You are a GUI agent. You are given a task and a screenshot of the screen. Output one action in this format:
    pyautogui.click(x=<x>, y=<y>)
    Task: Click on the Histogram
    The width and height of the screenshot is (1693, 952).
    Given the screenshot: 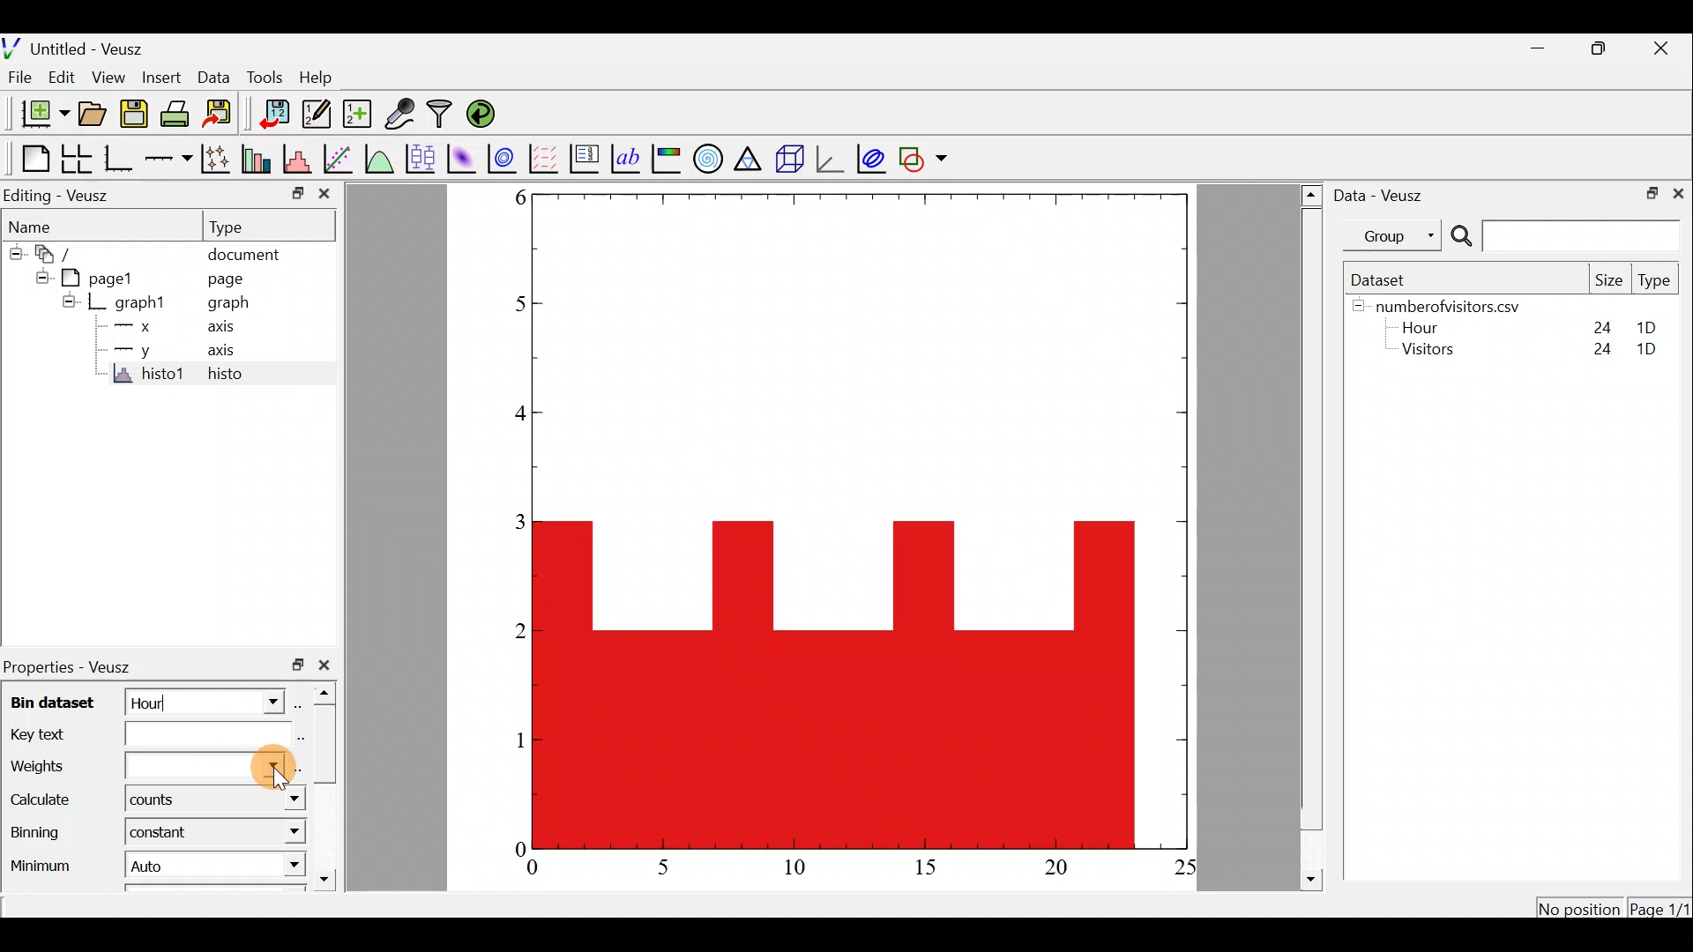 What is the action you would take?
    pyautogui.click(x=853, y=630)
    